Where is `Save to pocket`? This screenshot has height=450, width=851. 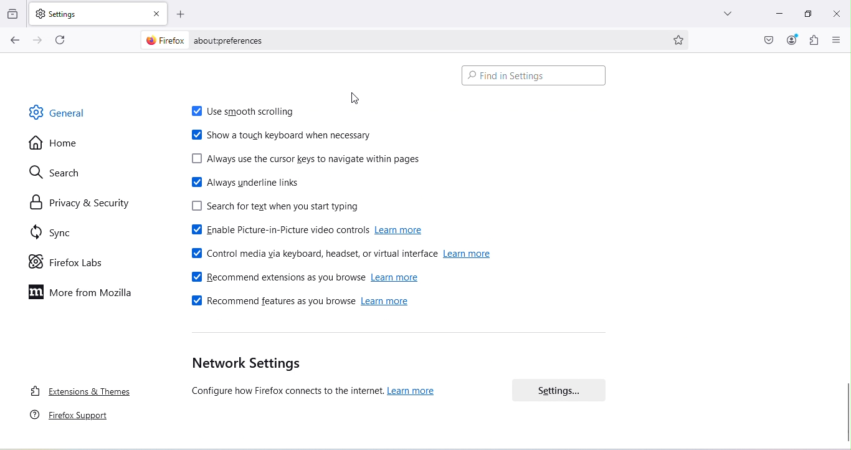
Save to pocket is located at coordinates (769, 41).